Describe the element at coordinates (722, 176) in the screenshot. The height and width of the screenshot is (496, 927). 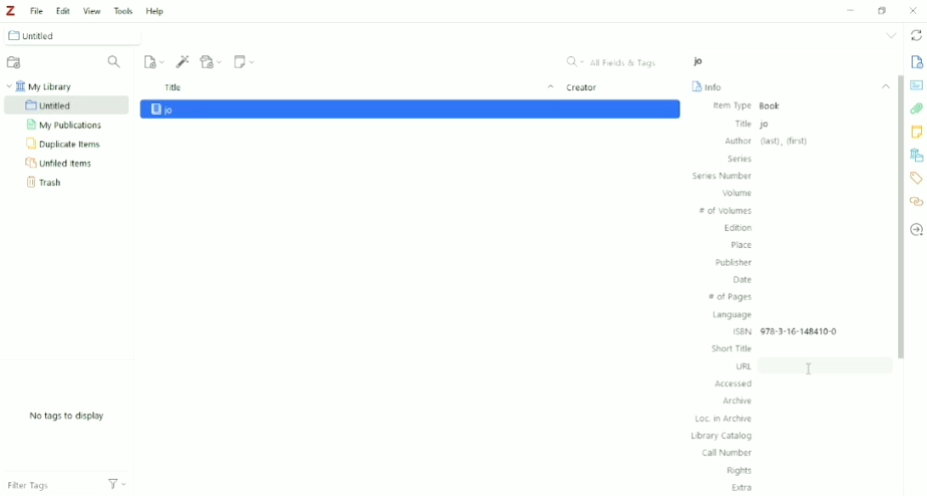
I see `Series Number` at that location.